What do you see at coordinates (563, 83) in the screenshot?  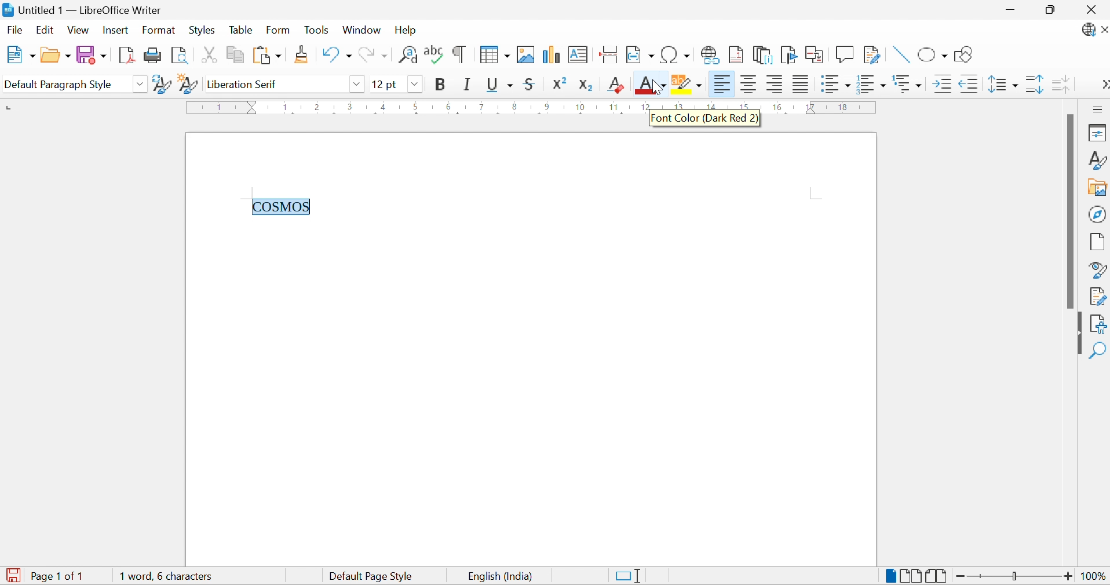 I see `Superscript` at bounding box center [563, 83].